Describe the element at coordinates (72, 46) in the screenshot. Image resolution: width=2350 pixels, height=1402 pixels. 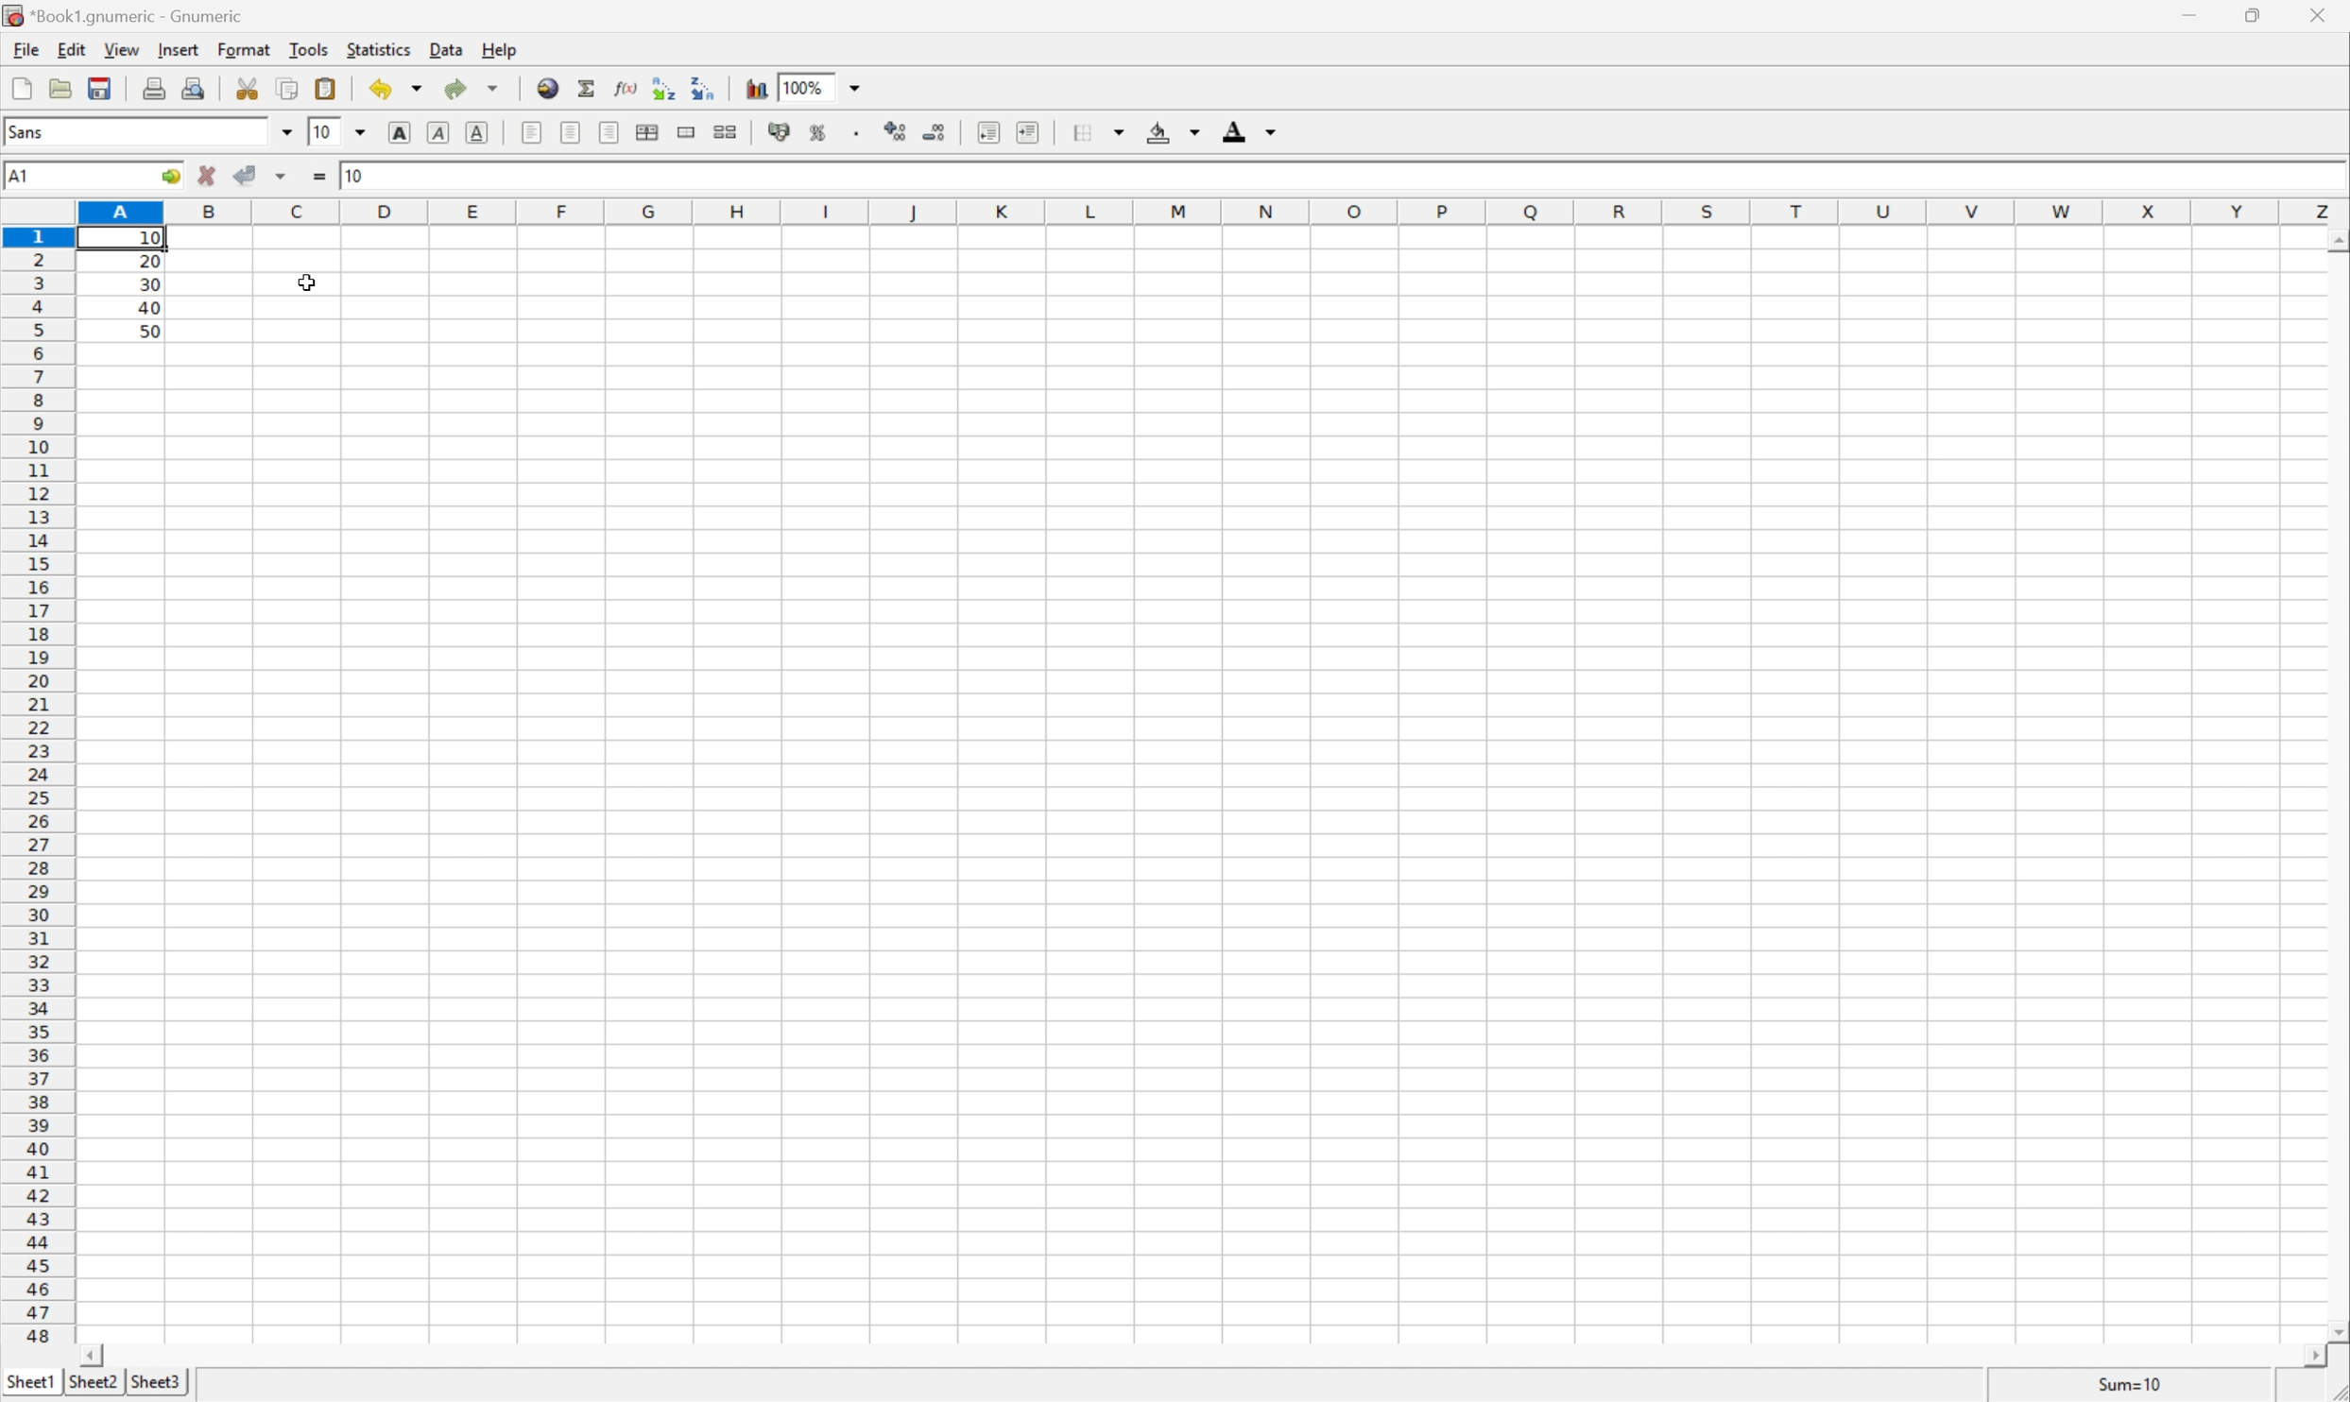
I see `Edit` at that location.